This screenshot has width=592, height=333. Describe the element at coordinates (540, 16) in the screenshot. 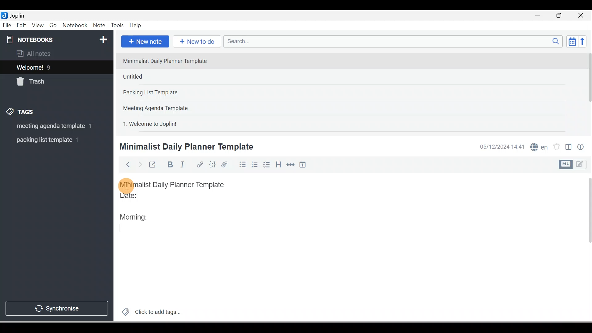

I see `Minimise` at that location.